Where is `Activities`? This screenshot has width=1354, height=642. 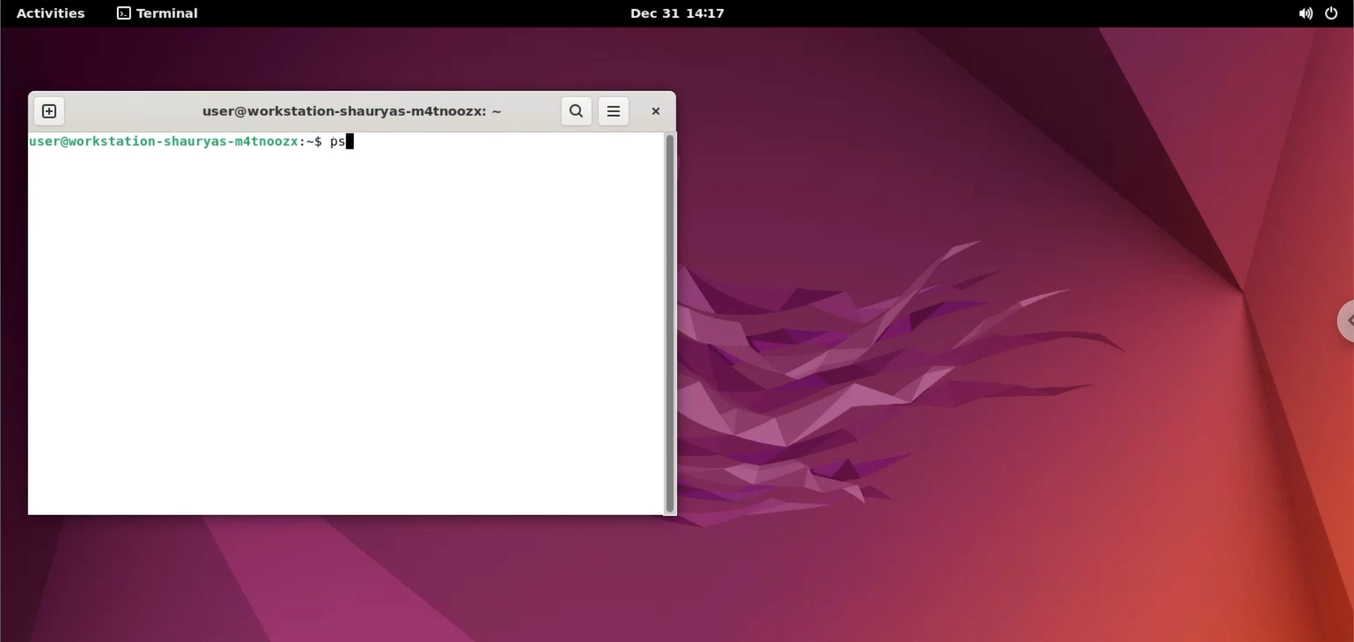
Activities is located at coordinates (51, 14).